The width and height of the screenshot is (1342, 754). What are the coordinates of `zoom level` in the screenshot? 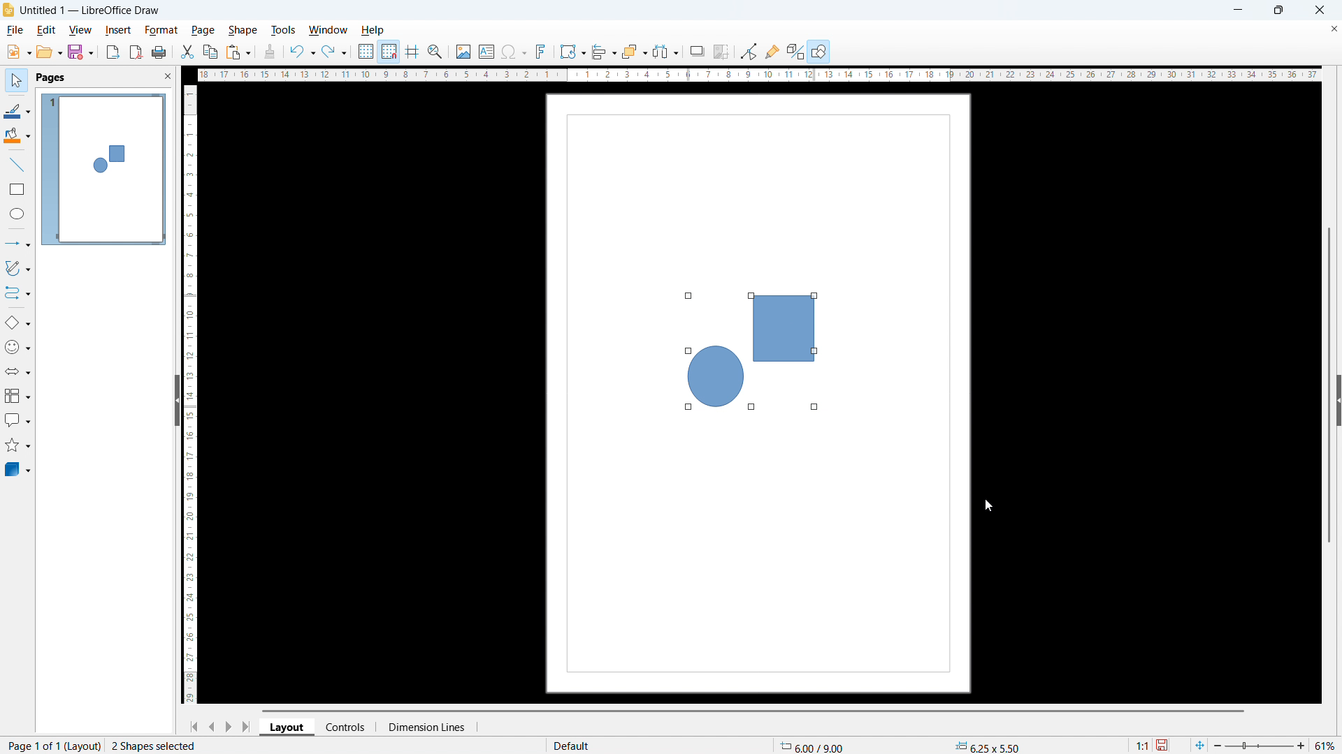 It's located at (1326, 745).